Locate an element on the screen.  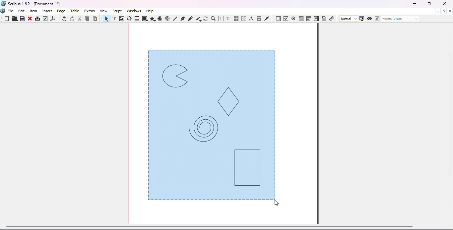
Edit text with story editor is located at coordinates (228, 19).